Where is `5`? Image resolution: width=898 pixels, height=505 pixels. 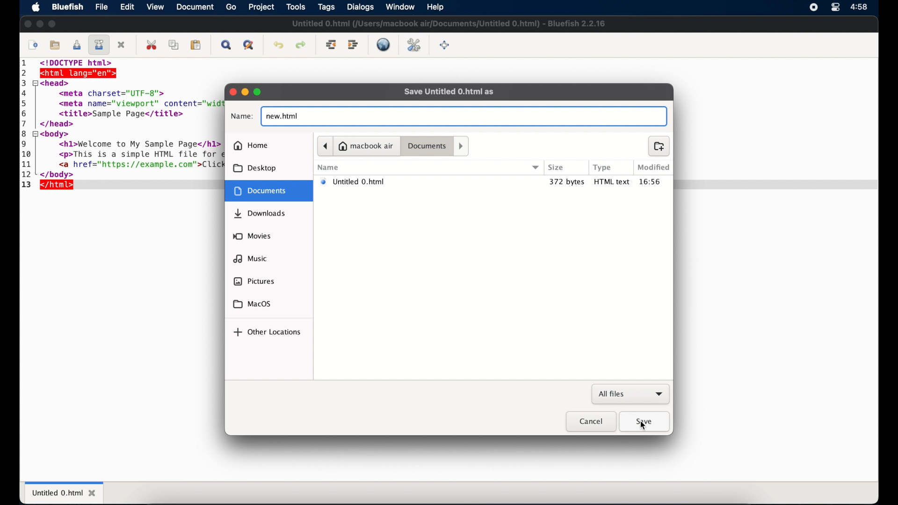 5 is located at coordinates (27, 102).